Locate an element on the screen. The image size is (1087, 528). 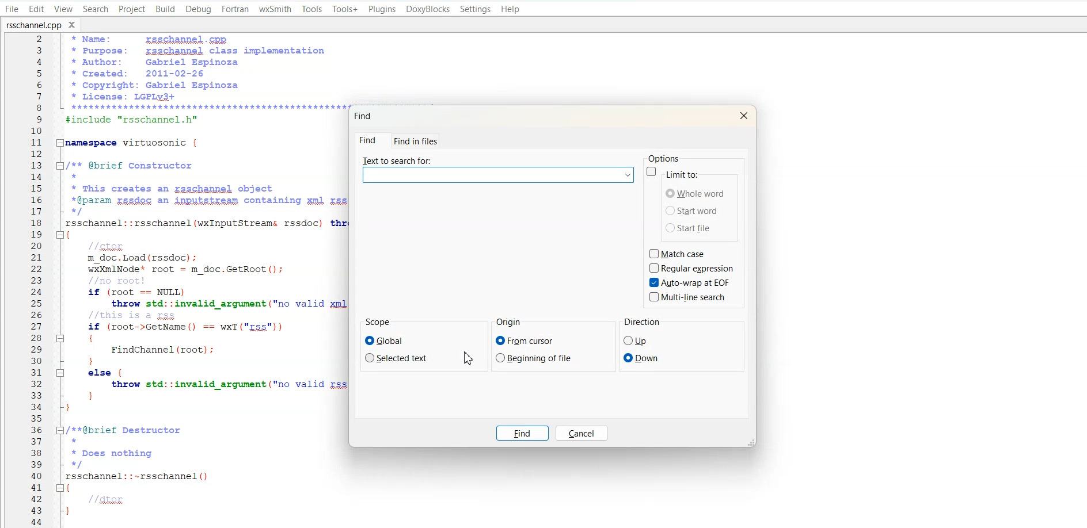
Whole word is located at coordinates (696, 193).